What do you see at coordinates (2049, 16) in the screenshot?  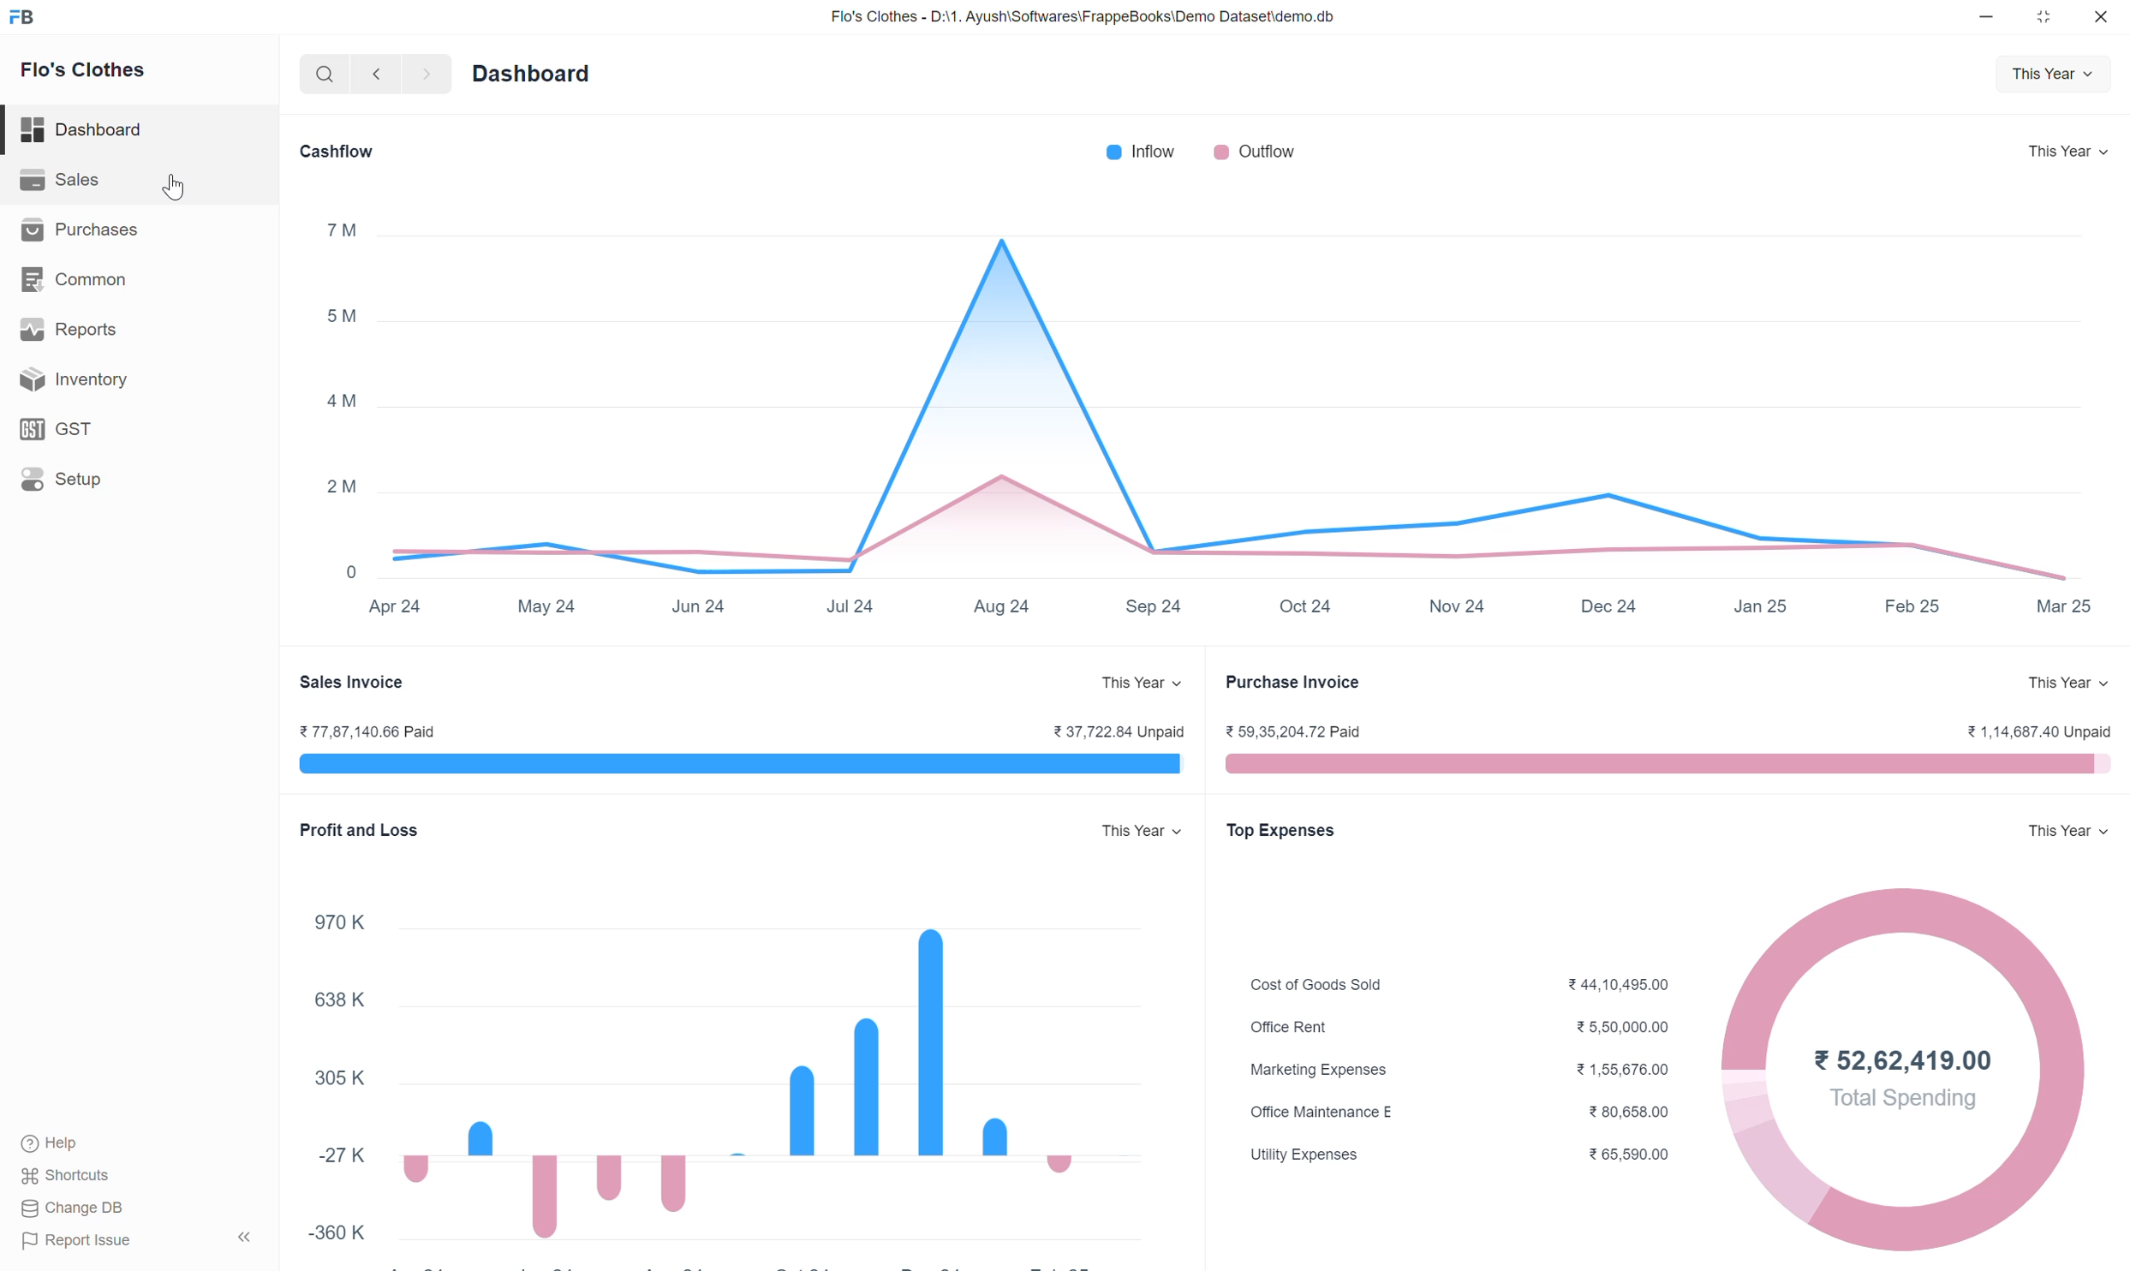 I see `close down` at bounding box center [2049, 16].